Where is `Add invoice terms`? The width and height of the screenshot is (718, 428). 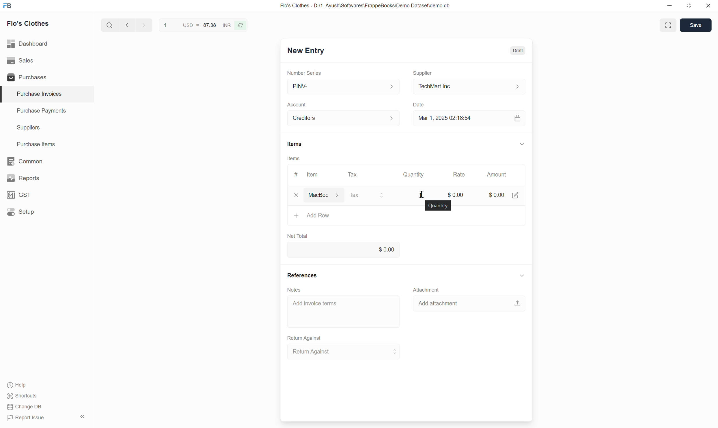 Add invoice terms is located at coordinates (344, 311).